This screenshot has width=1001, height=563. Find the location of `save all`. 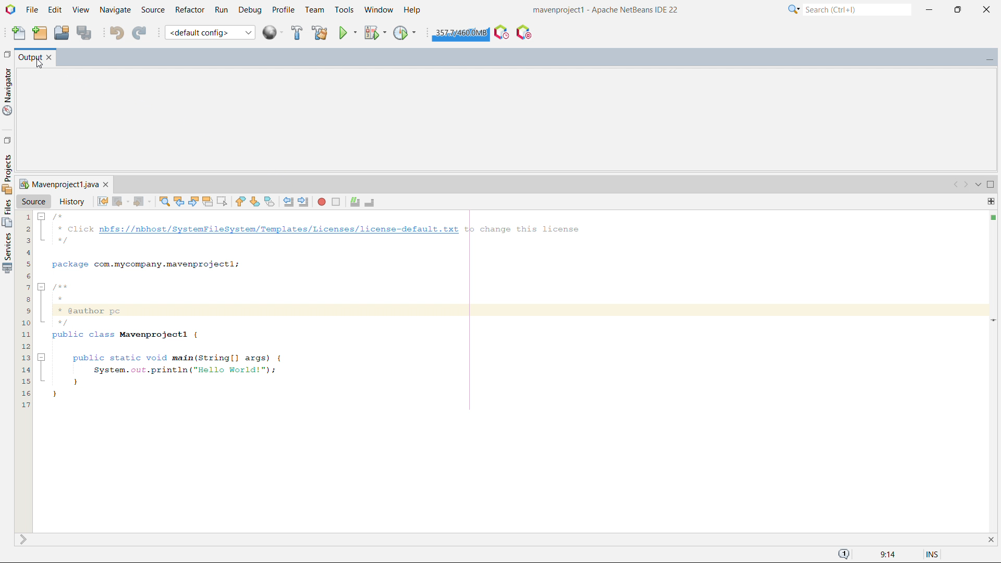

save all is located at coordinates (83, 32).